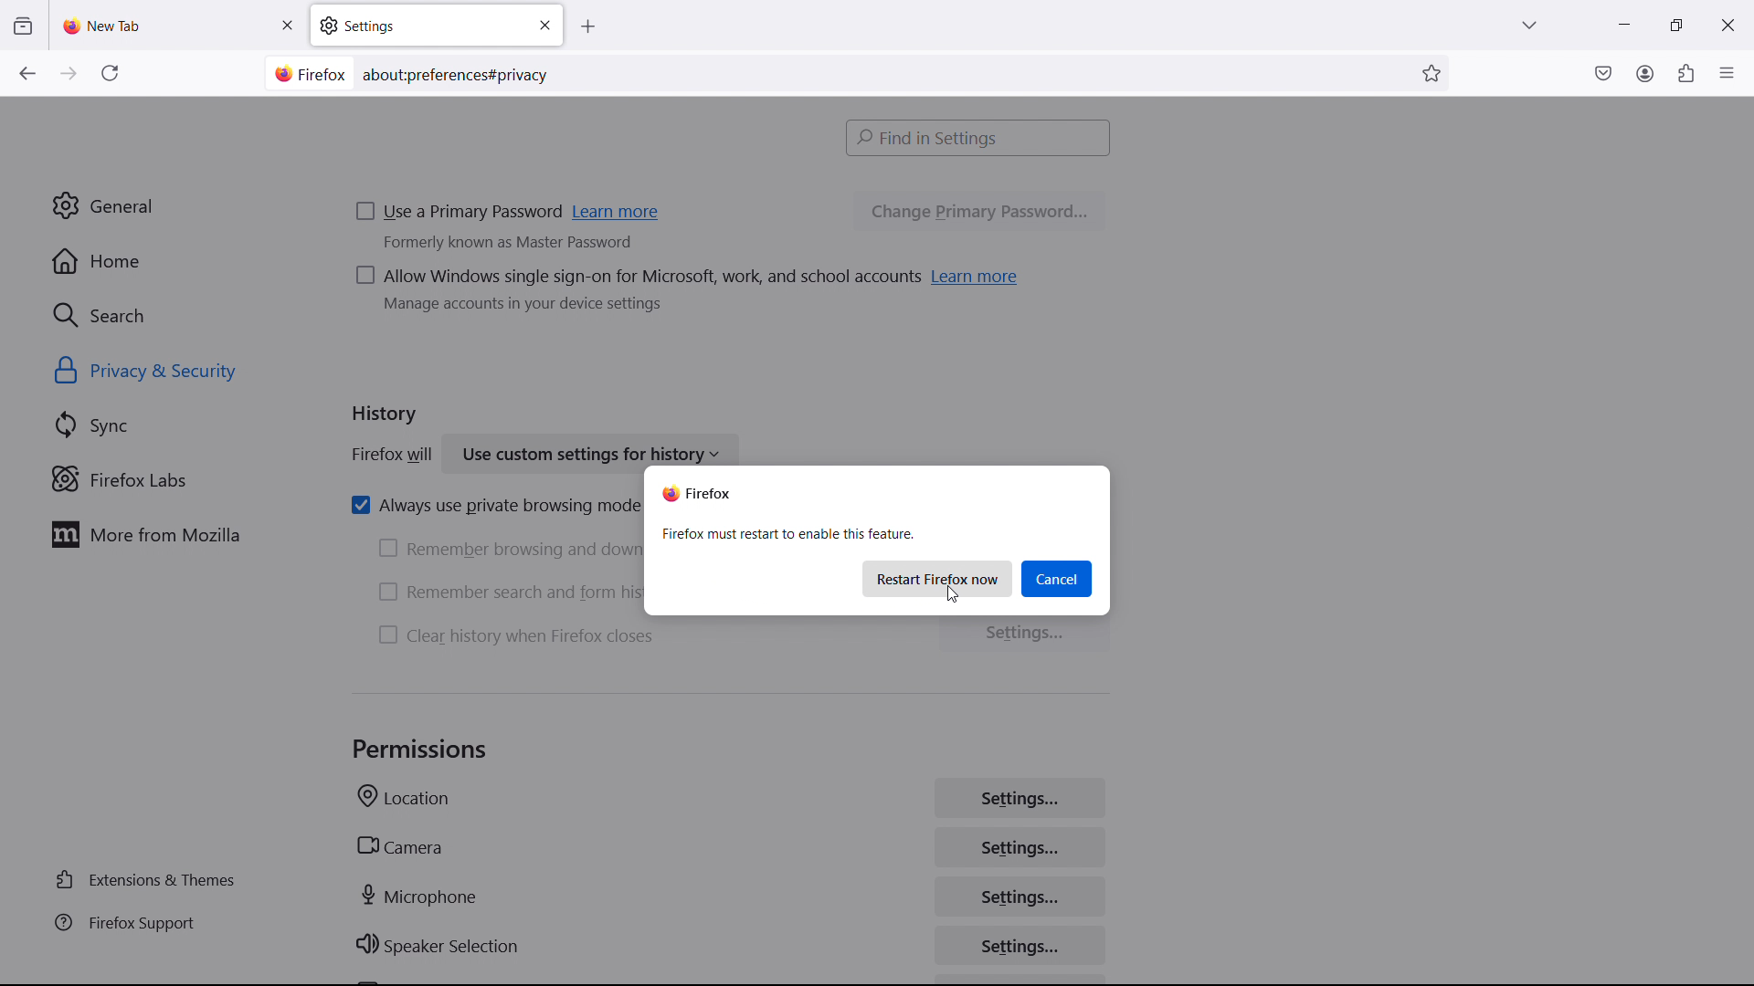  I want to click on settings to clear history, so click(1025, 635).